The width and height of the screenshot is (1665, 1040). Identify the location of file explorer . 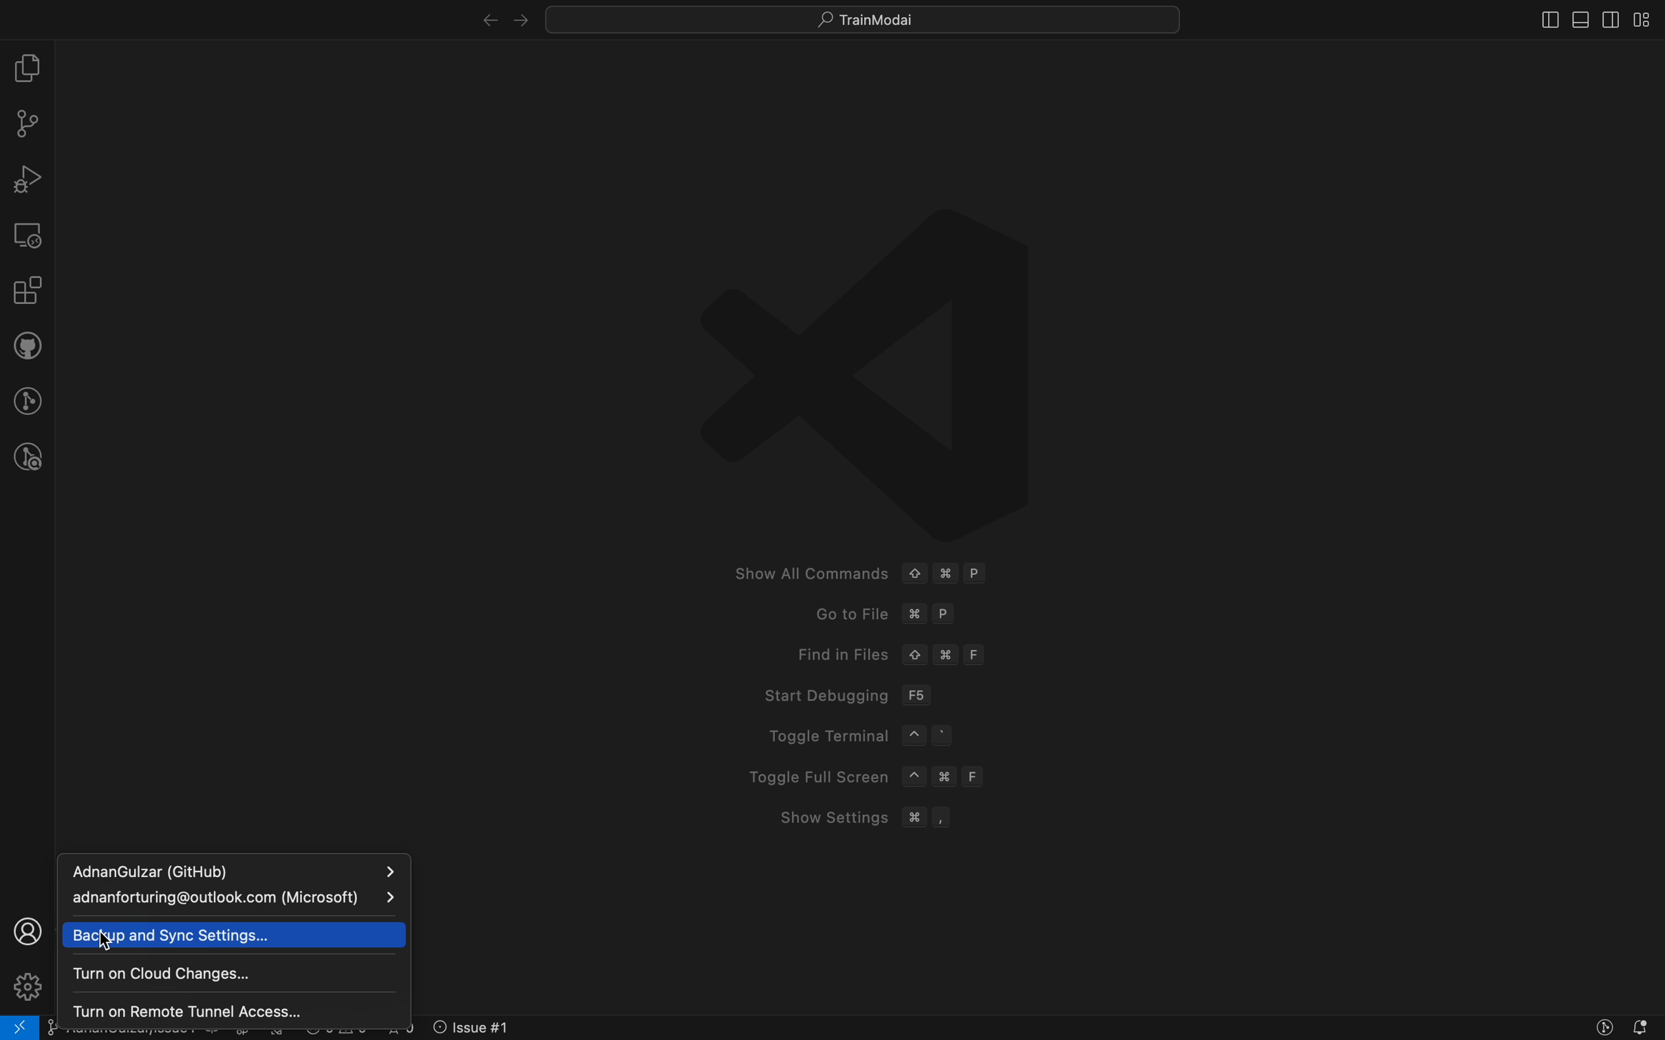
(28, 67).